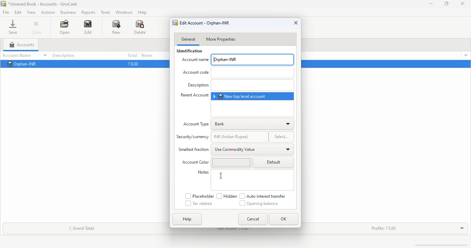 The height and width of the screenshot is (248, 471). I want to click on notes, so click(147, 55).